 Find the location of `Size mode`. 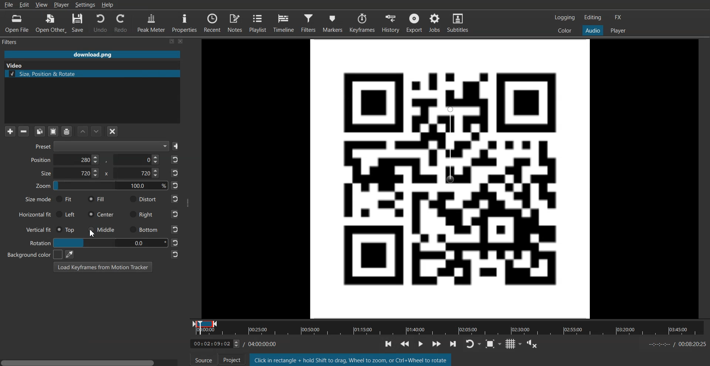

Size mode is located at coordinates (33, 200).